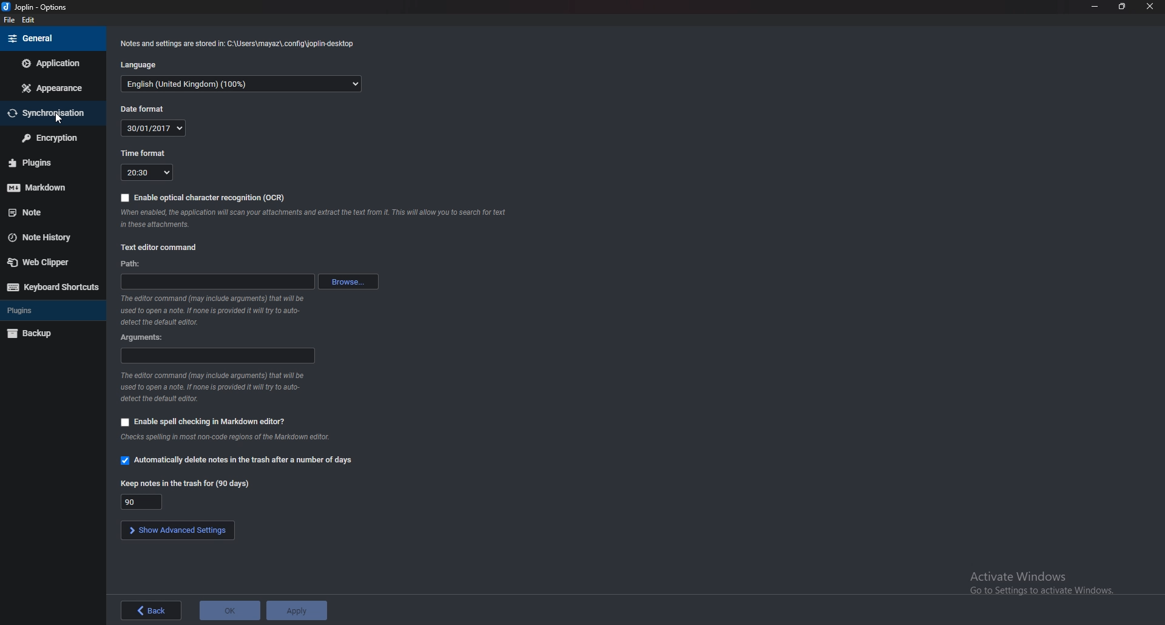 Image resolution: width=1165 pixels, height=625 pixels. I want to click on back, so click(154, 611).